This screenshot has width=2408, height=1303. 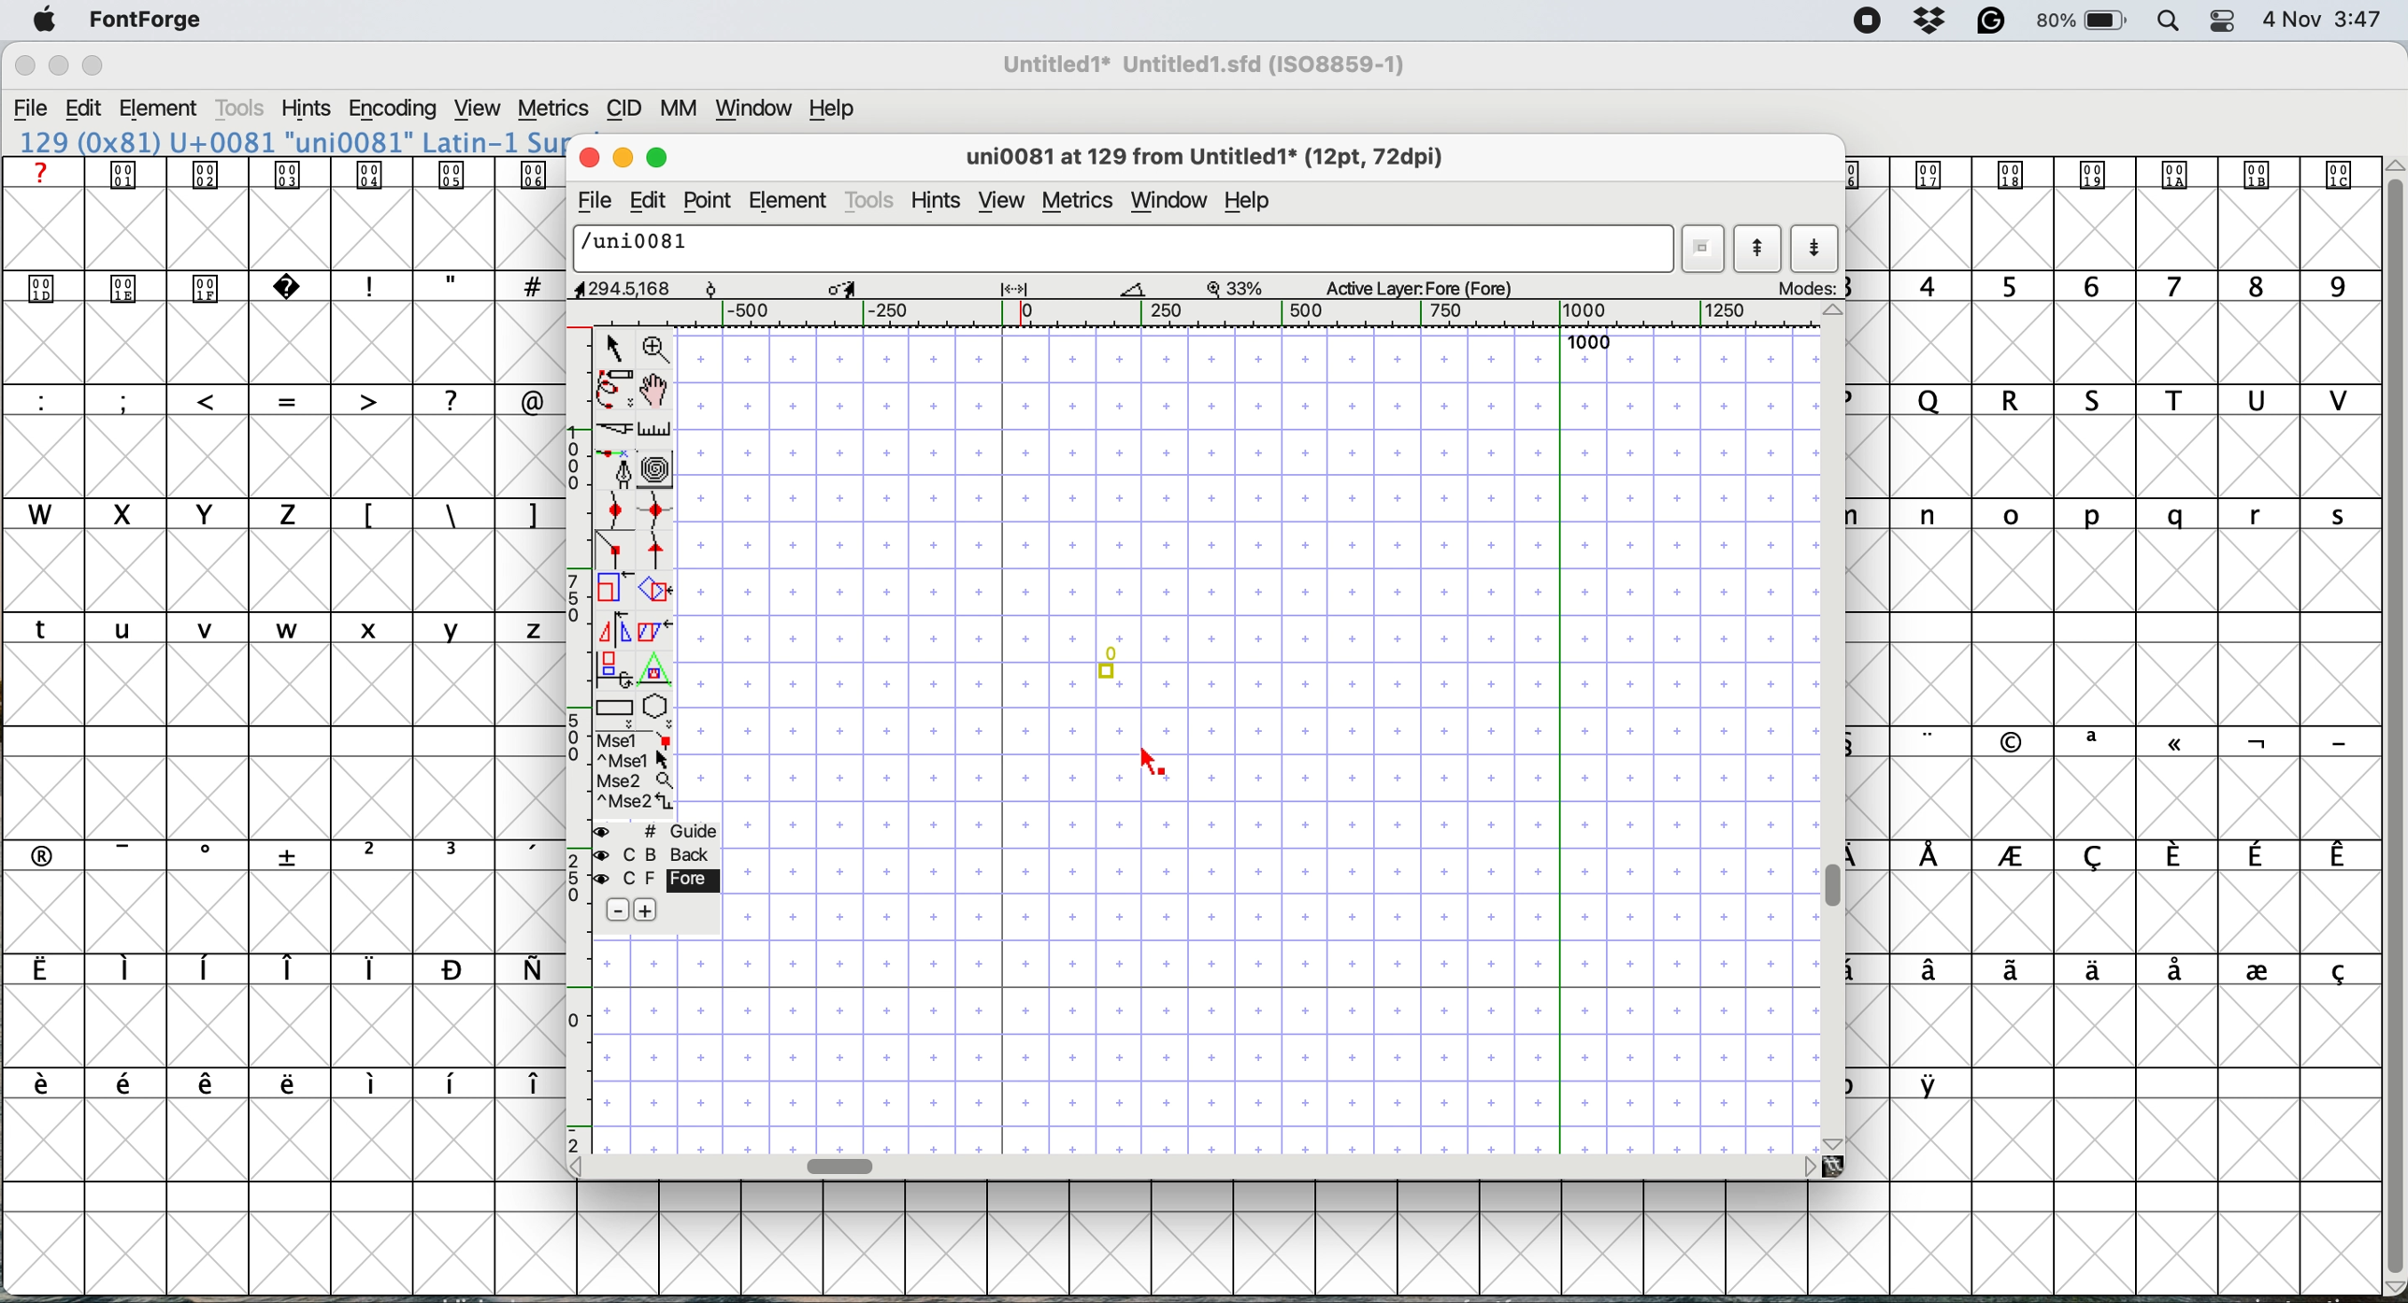 I want to click on stars and polygons, so click(x=659, y=710).